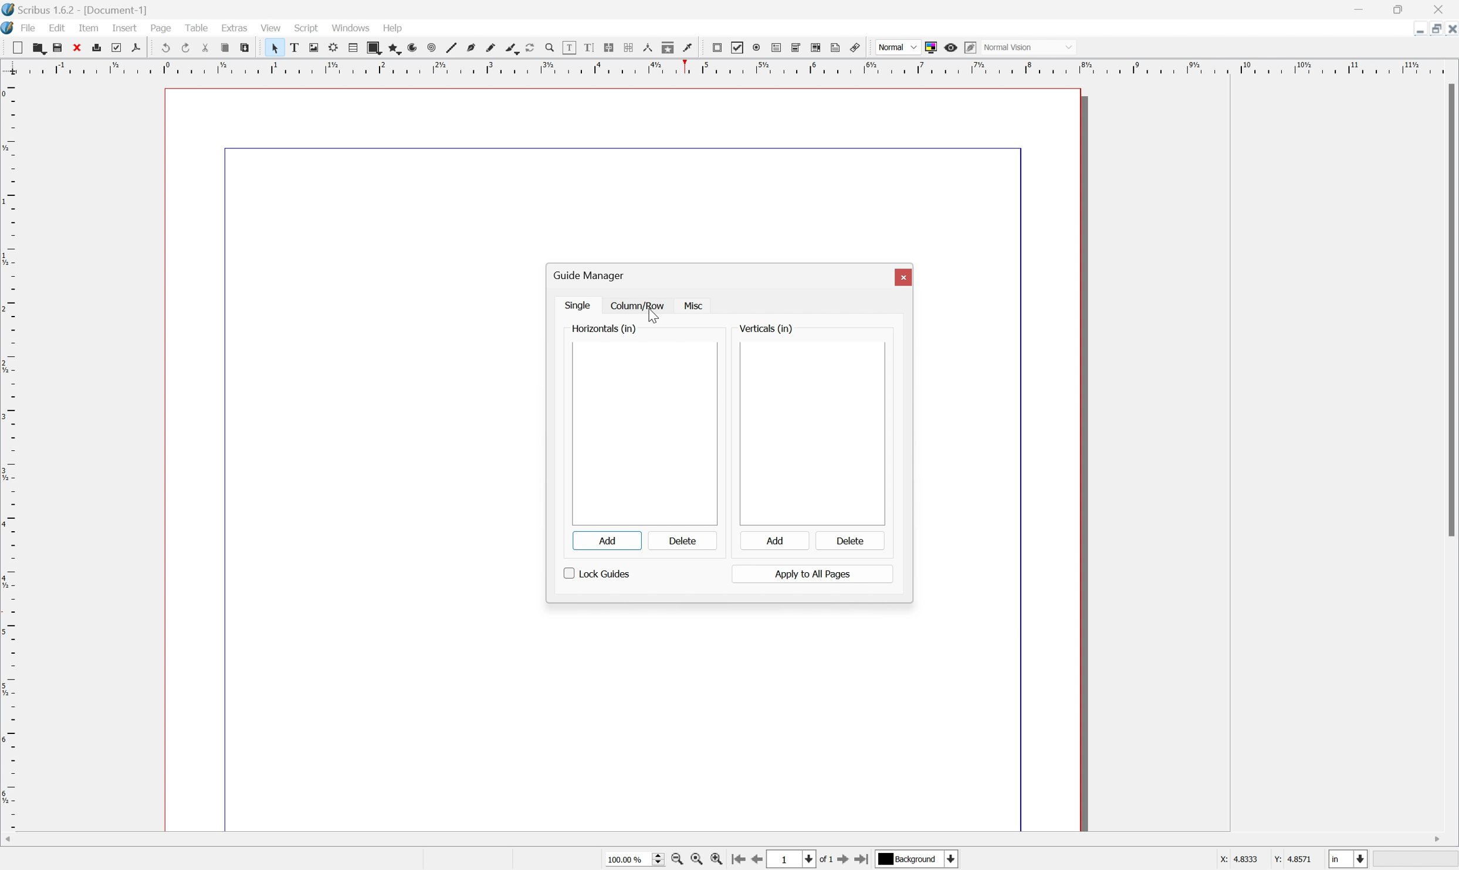 This screenshot has height=870, width=1459. Describe the element at coordinates (739, 47) in the screenshot. I see `pdf checkbox` at that location.